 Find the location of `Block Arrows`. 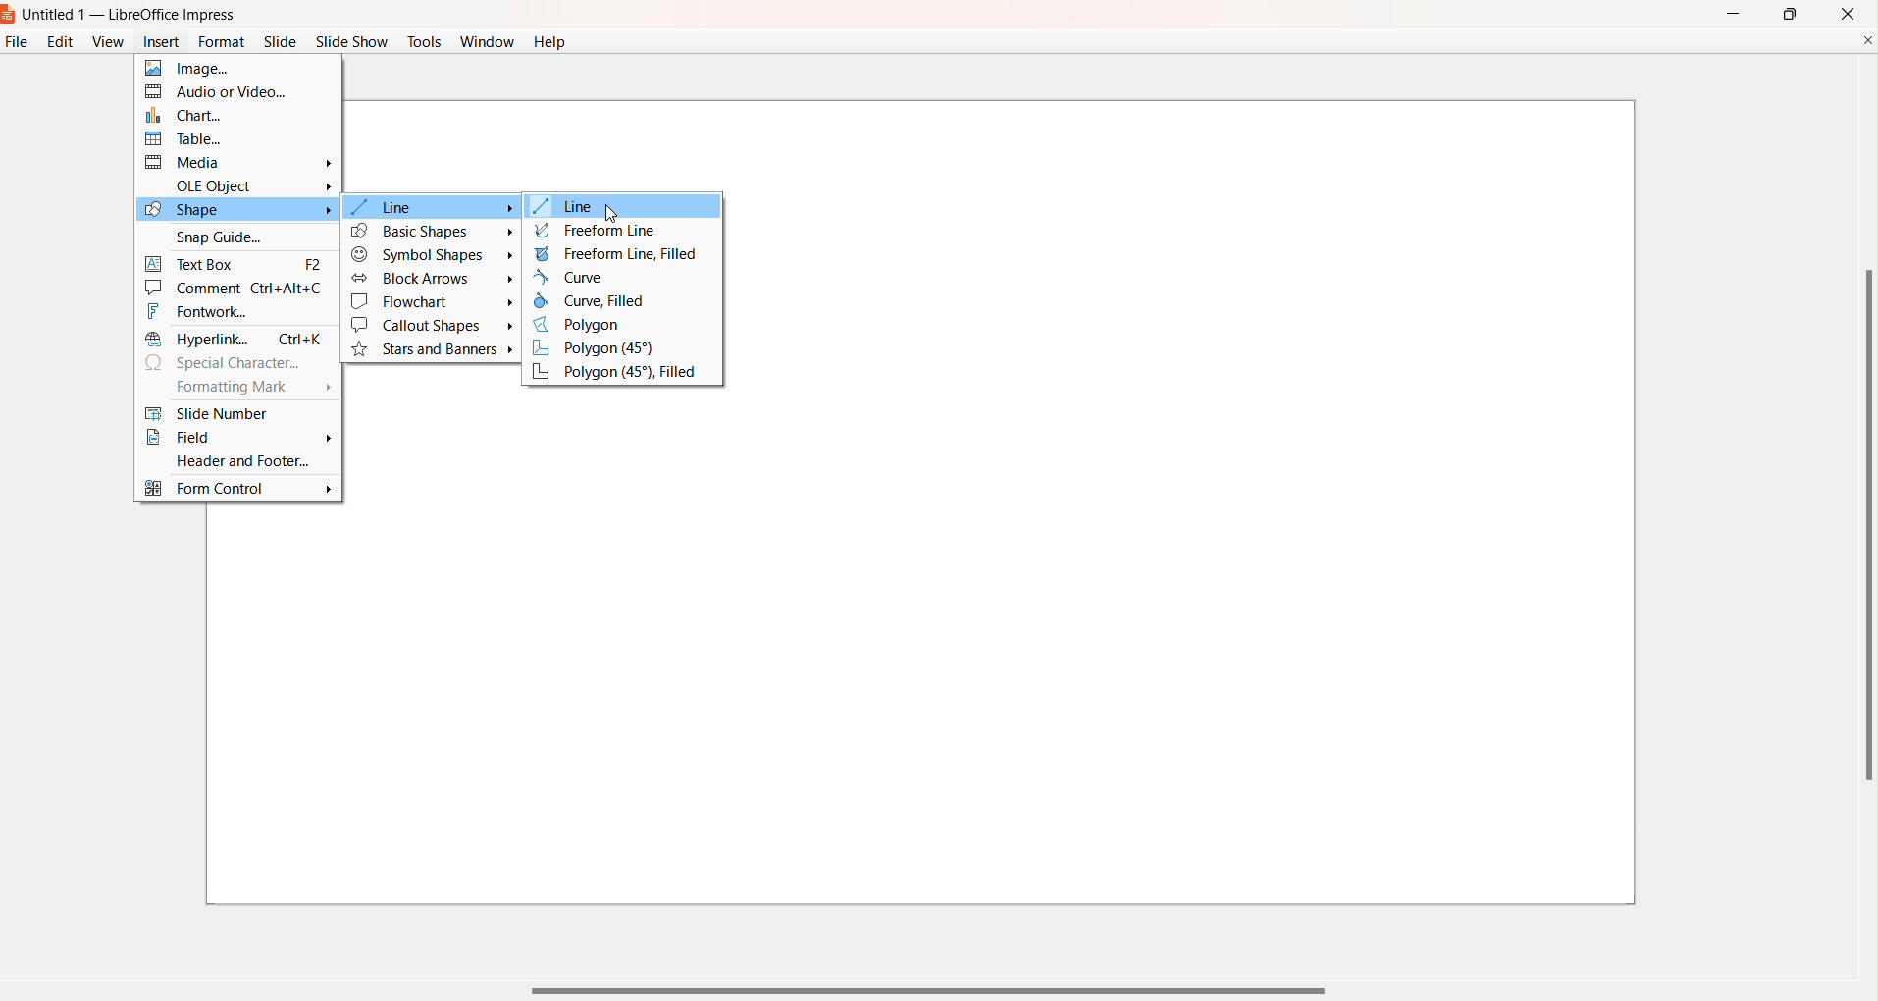

Block Arrows is located at coordinates (432, 279).